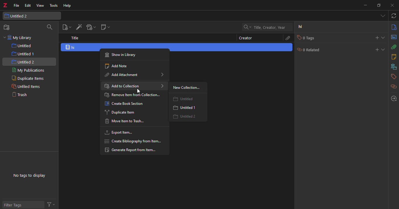 This screenshot has height=209, width=399. I want to click on my publications, so click(28, 70).